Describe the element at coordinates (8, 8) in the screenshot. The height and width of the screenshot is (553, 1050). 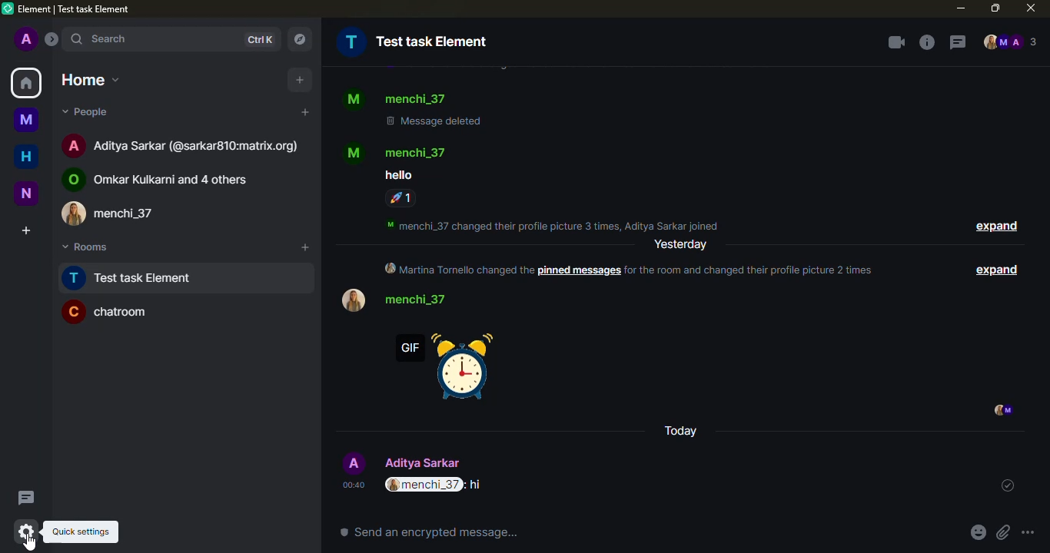
I see `logo` at that location.